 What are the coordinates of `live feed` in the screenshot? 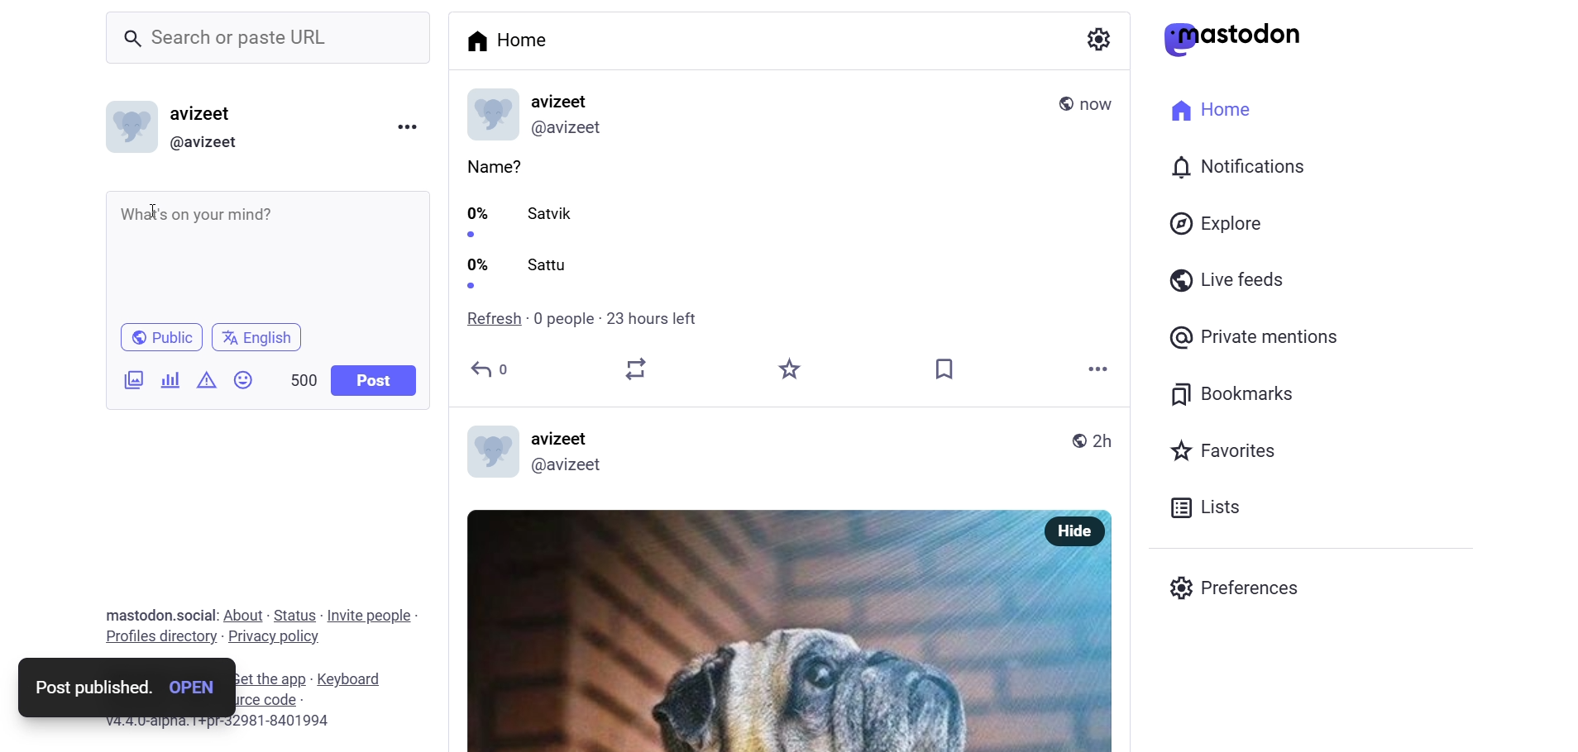 It's located at (1223, 278).